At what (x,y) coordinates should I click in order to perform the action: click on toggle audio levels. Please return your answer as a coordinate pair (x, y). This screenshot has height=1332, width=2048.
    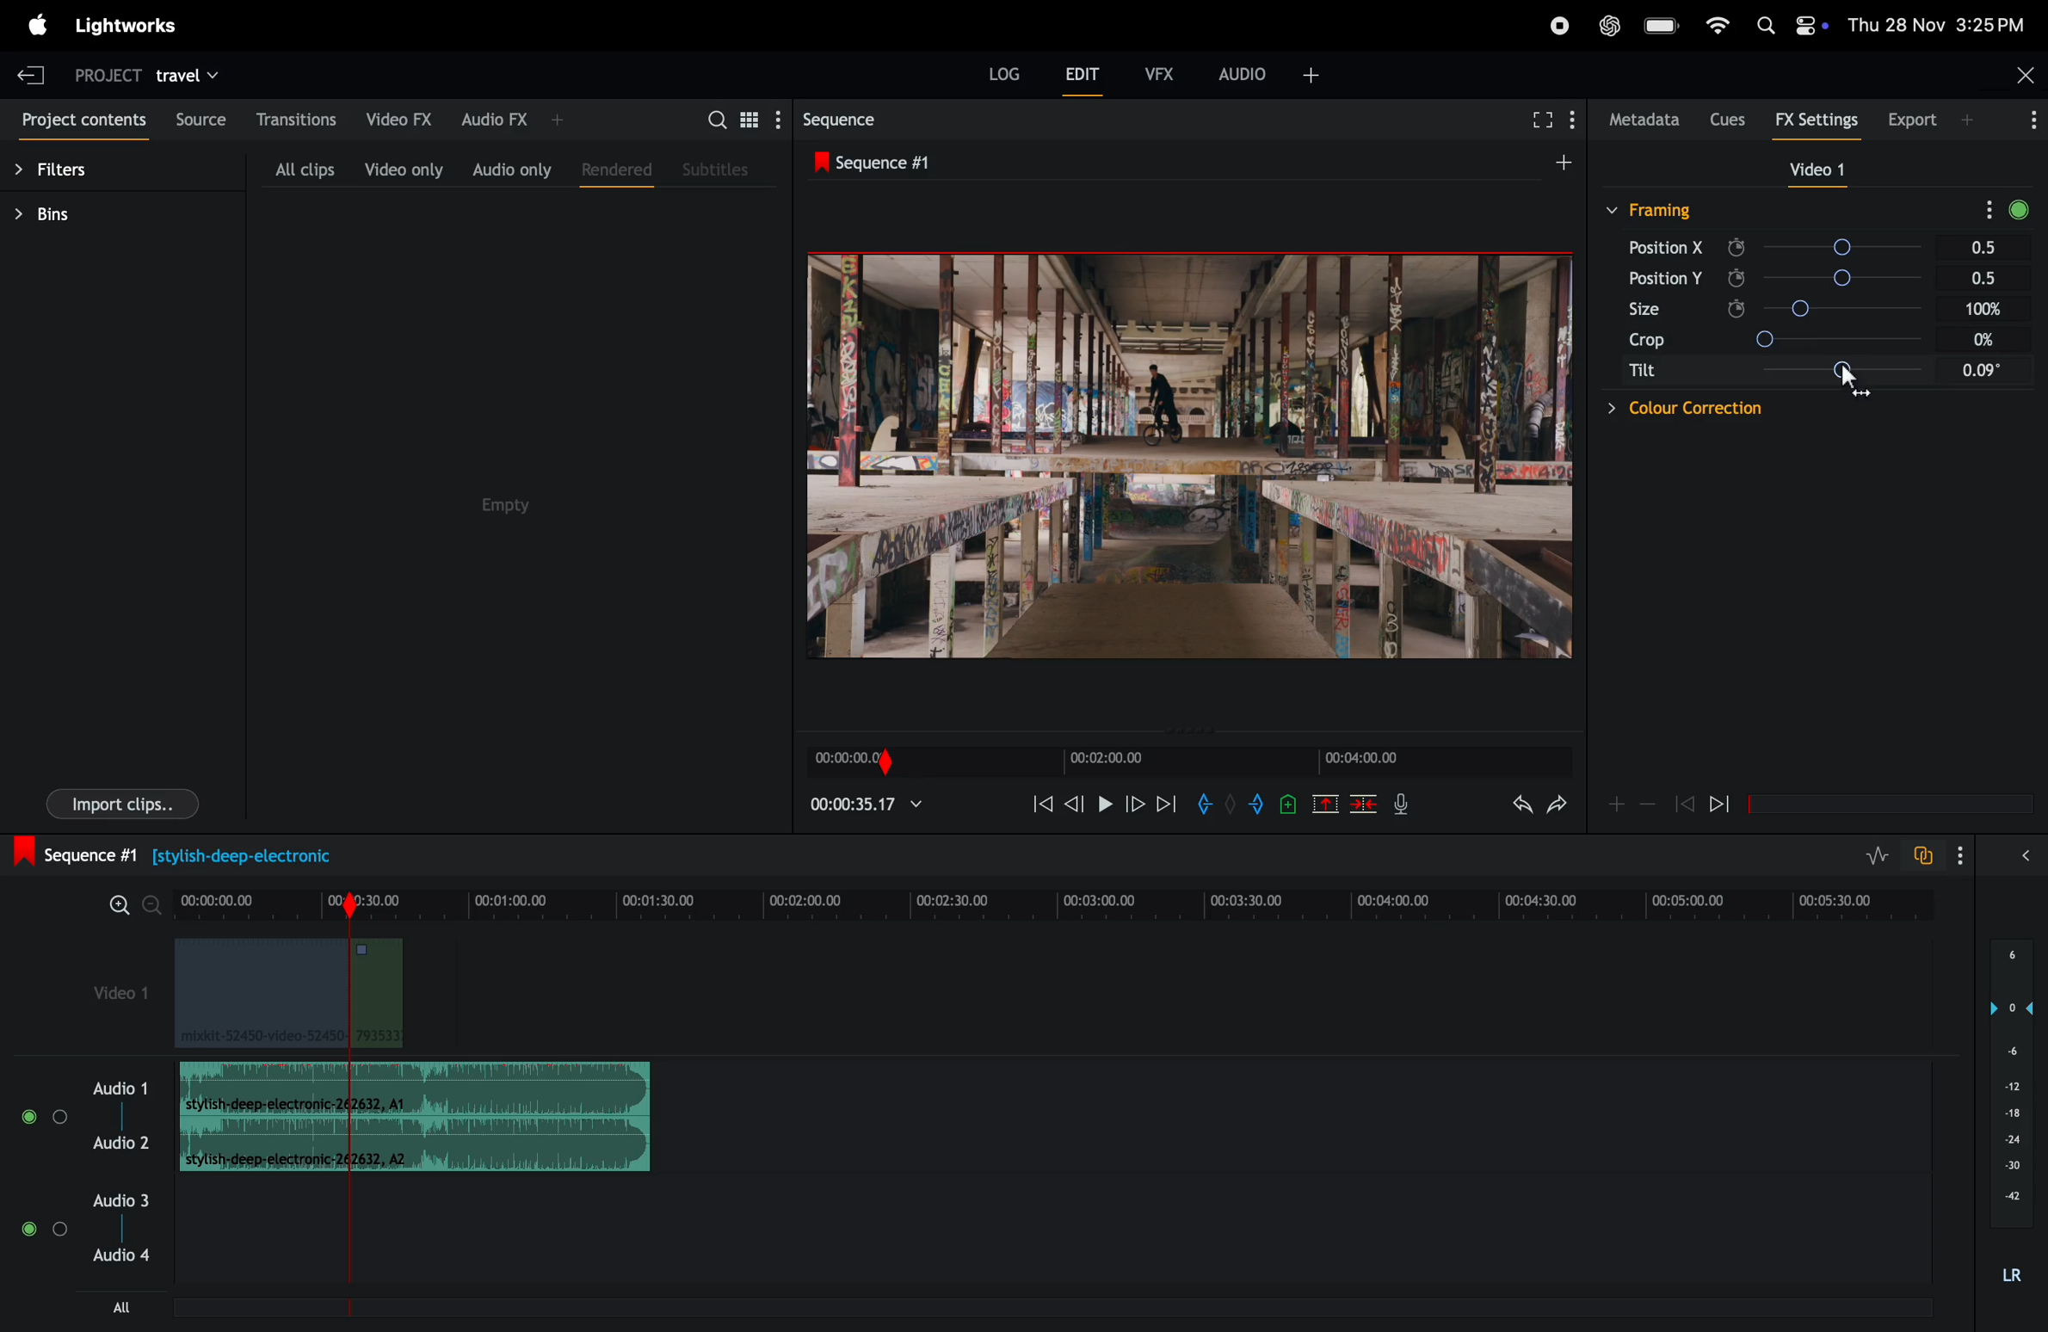
    Looking at the image, I should click on (1873, 853).